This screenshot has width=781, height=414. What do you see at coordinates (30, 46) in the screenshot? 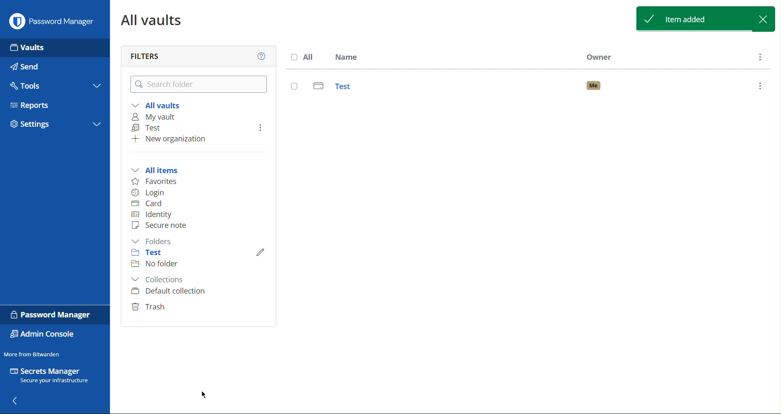
I see `Vaults` at bounding box center [30, 46].